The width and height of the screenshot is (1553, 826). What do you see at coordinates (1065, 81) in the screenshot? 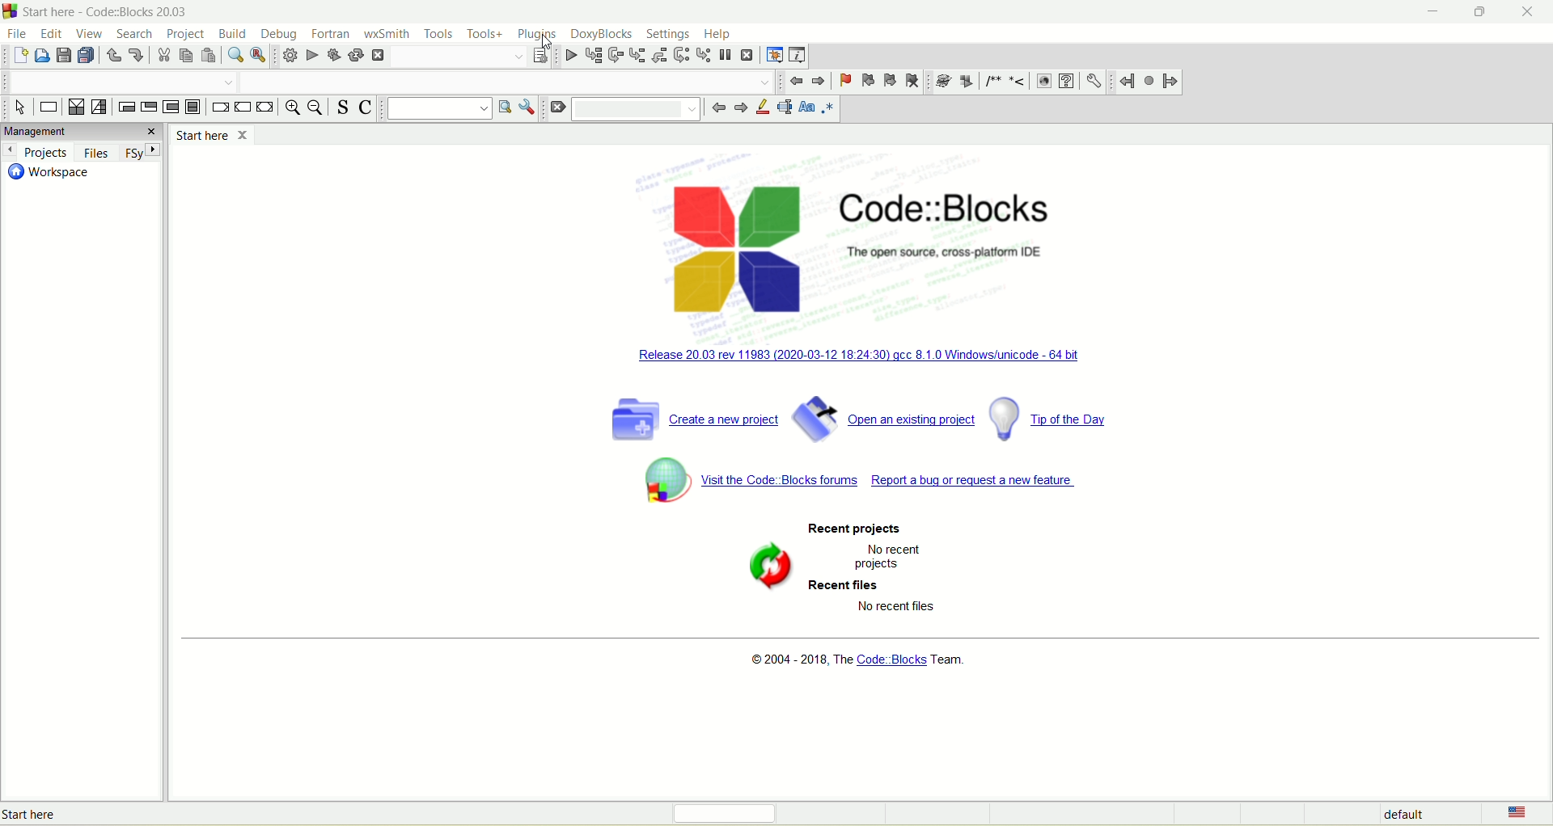
I see `help` at bounding box center [1065, 81].